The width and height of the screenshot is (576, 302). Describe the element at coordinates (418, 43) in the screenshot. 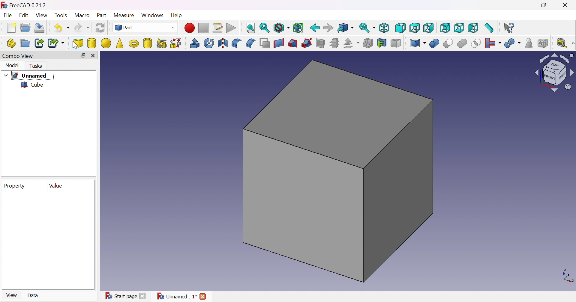

I see `Compound tools` at that location.